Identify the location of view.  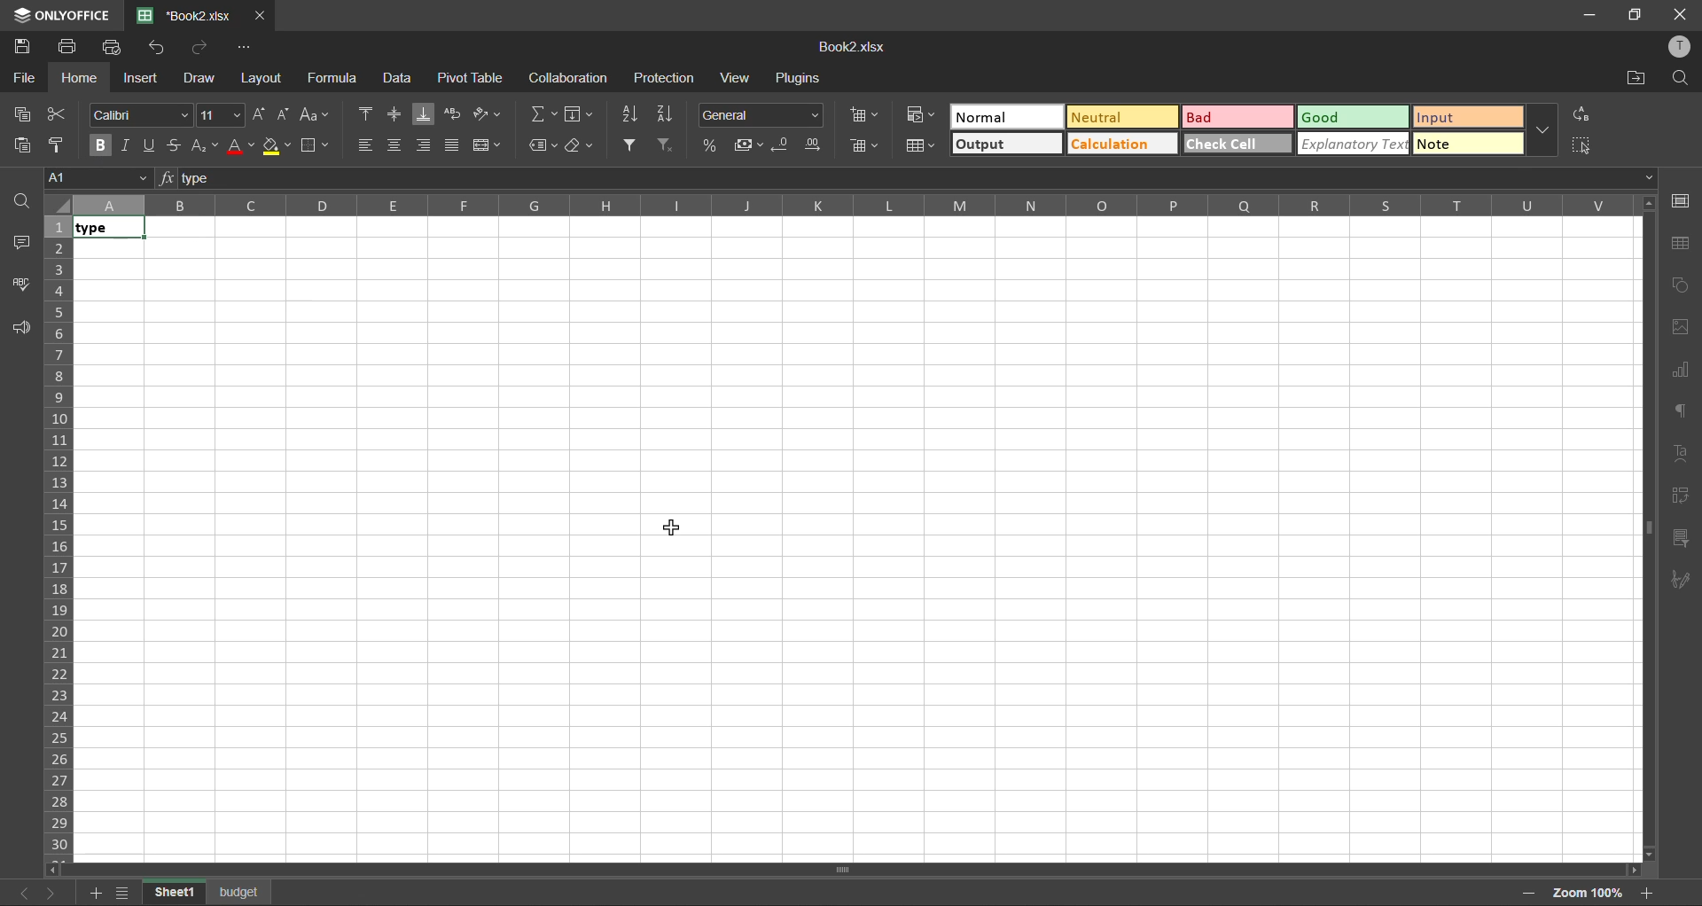
(738, 77).